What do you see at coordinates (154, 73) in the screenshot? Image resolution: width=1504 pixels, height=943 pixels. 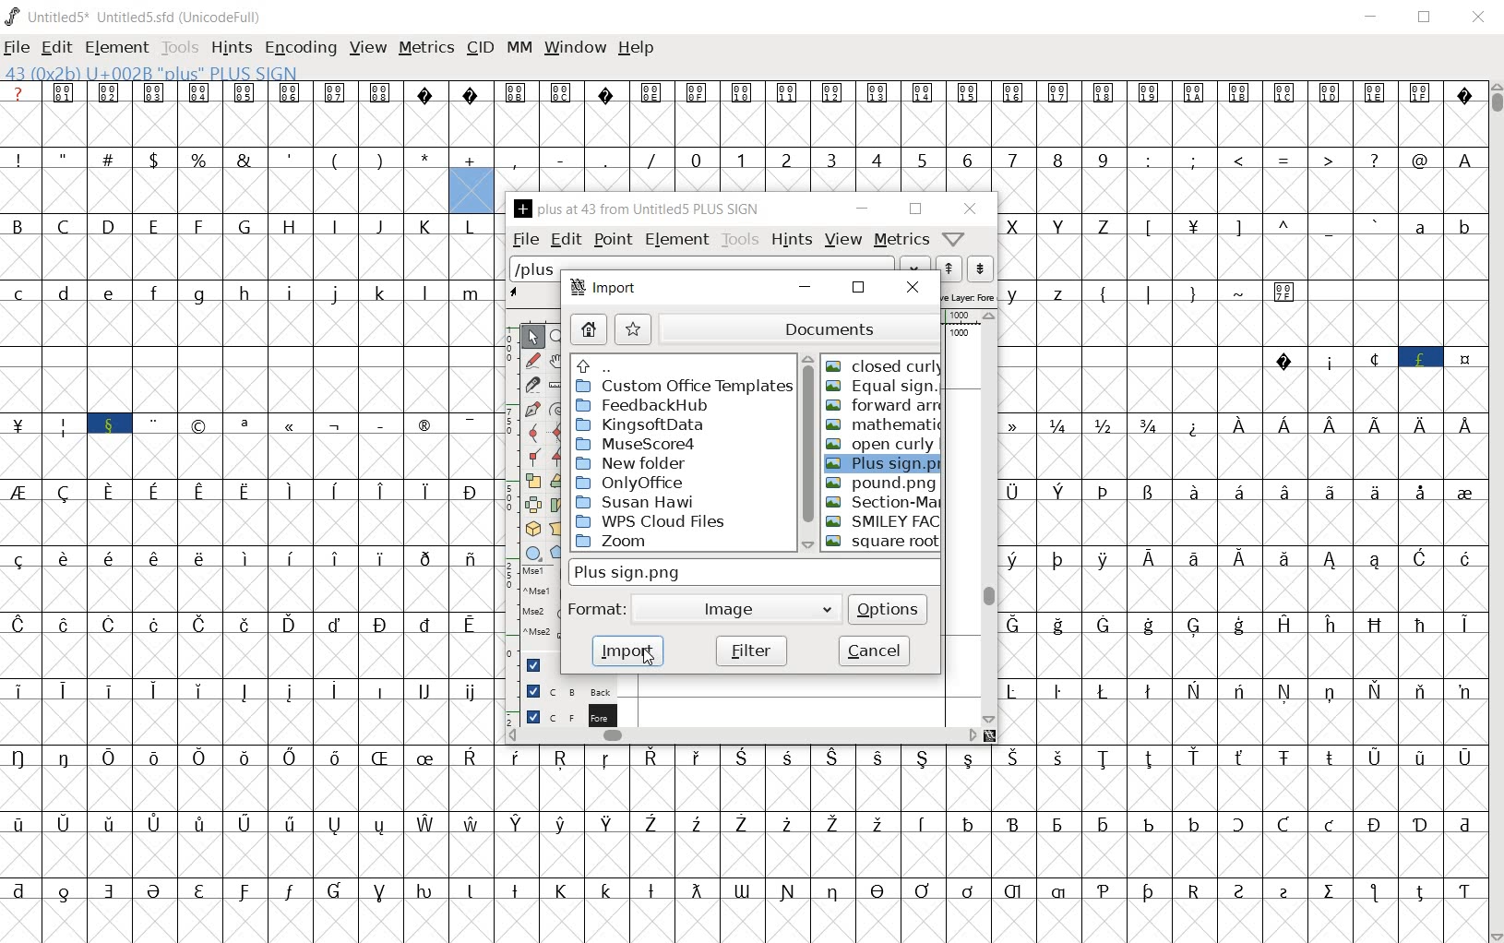 I see `43 (0X2B) u+002b "plus" PLUS SIGN` at bounding box center [154, 73].